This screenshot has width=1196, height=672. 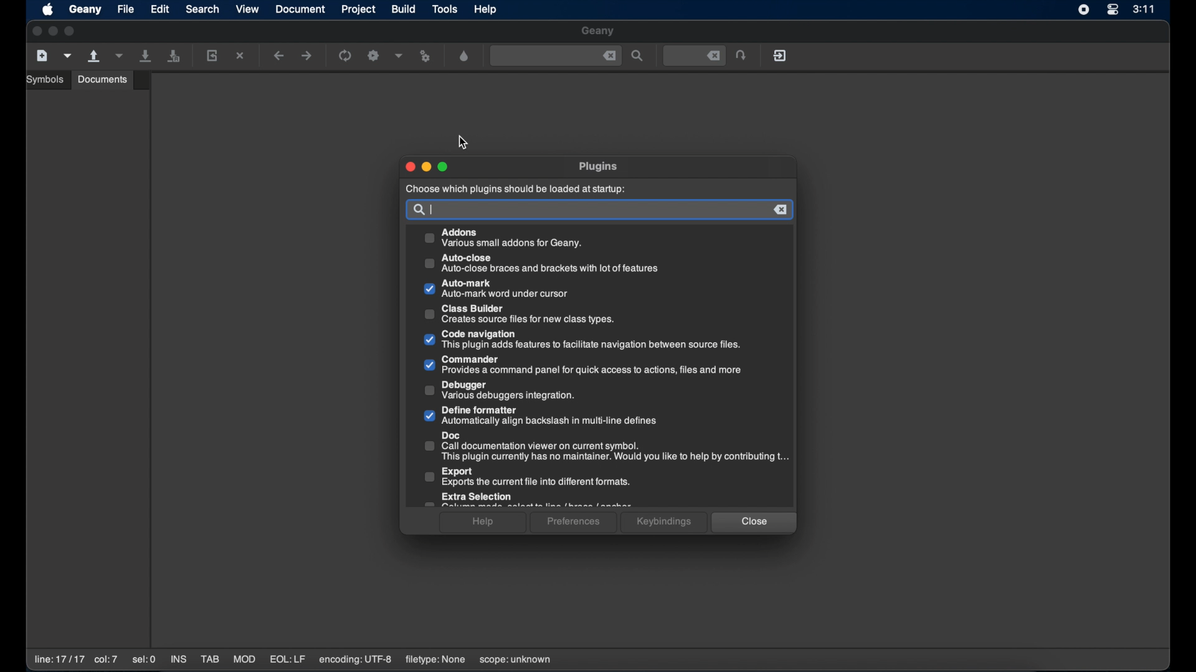 I want to click on encoding: UTF-8, so click(x=356, y=660).